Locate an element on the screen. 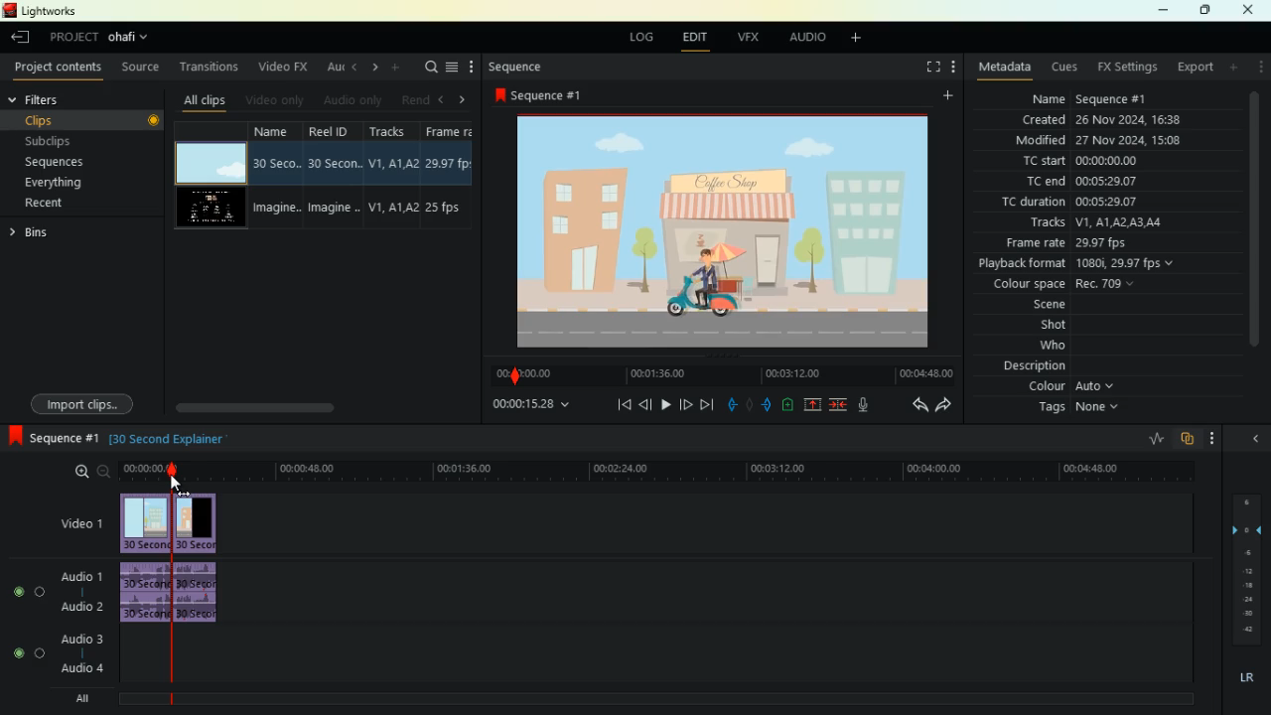 The height and width of the screenshot is (715, 1271). audio is located at coordinates (813, 38).